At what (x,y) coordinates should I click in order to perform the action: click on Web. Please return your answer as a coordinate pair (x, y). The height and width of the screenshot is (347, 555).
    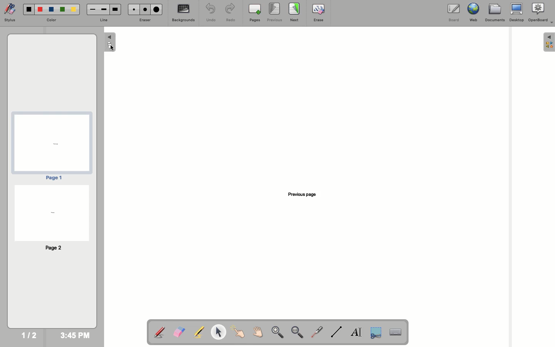
    Looking at the image, I should click on (472, 12).